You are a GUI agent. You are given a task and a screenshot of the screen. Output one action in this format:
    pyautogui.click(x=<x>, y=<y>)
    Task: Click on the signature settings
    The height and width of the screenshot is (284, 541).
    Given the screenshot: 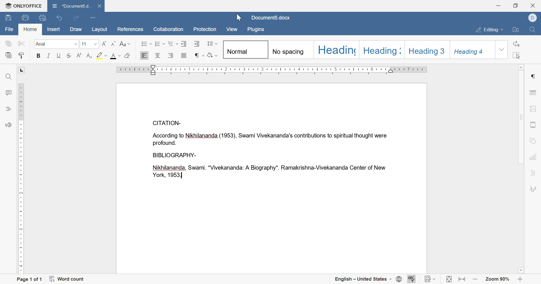 What is the action you would take?
    pyautogui.click(x=533, y=190)
    